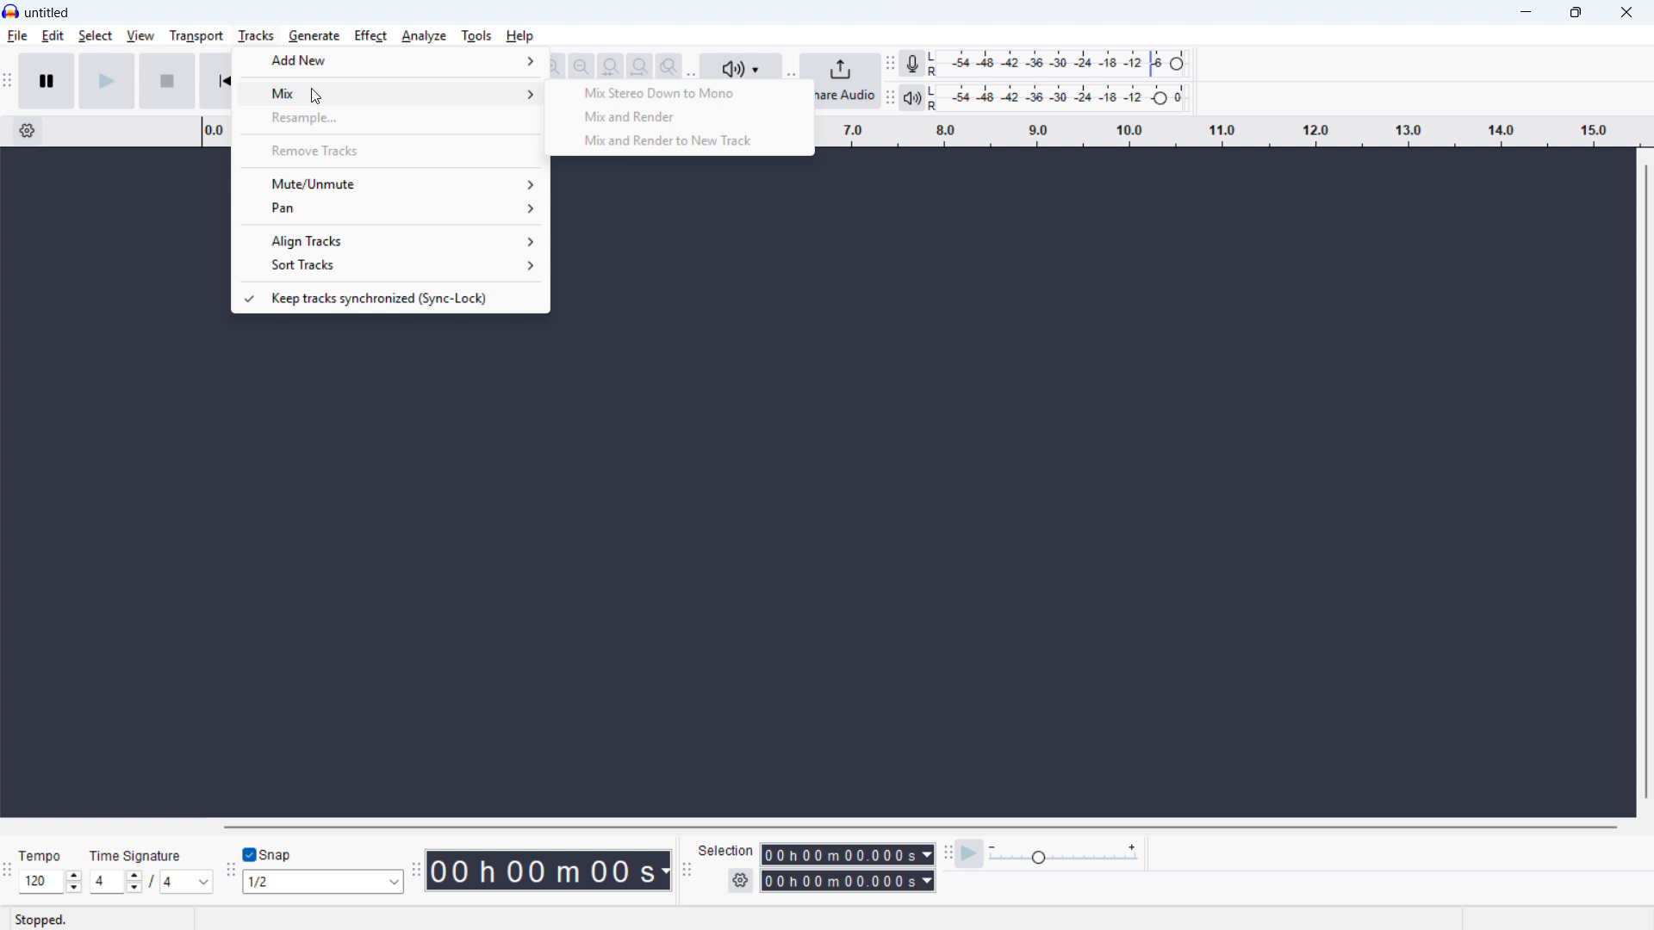 The height and width of the screenshot is (930, 1654). Describe the element at coordinates (1063, 855) in the screenshot. I see `Play back speed ` at that location.